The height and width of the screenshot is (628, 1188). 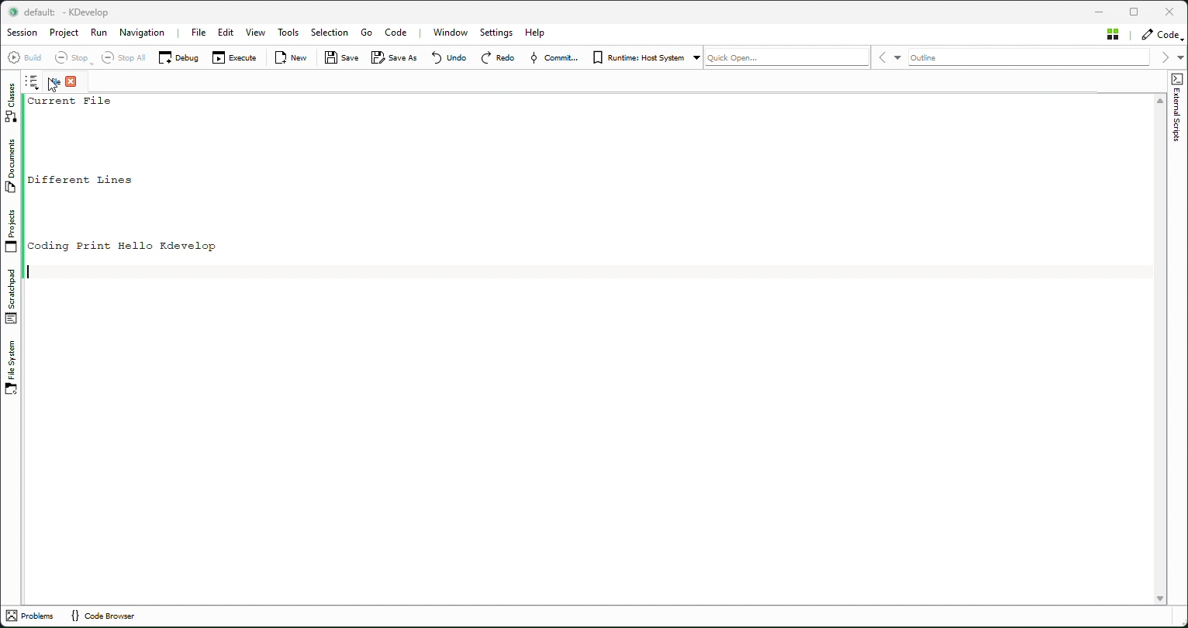 I want to click on Code, so click(x=1162, y=34).